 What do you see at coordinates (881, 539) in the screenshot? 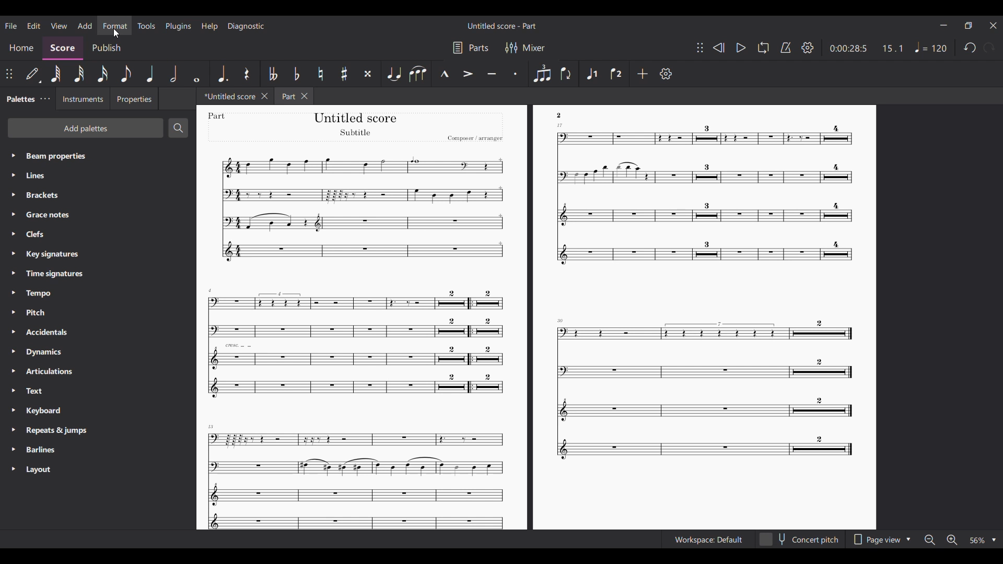
I see `Page view options` at bounding box center [881, 539].